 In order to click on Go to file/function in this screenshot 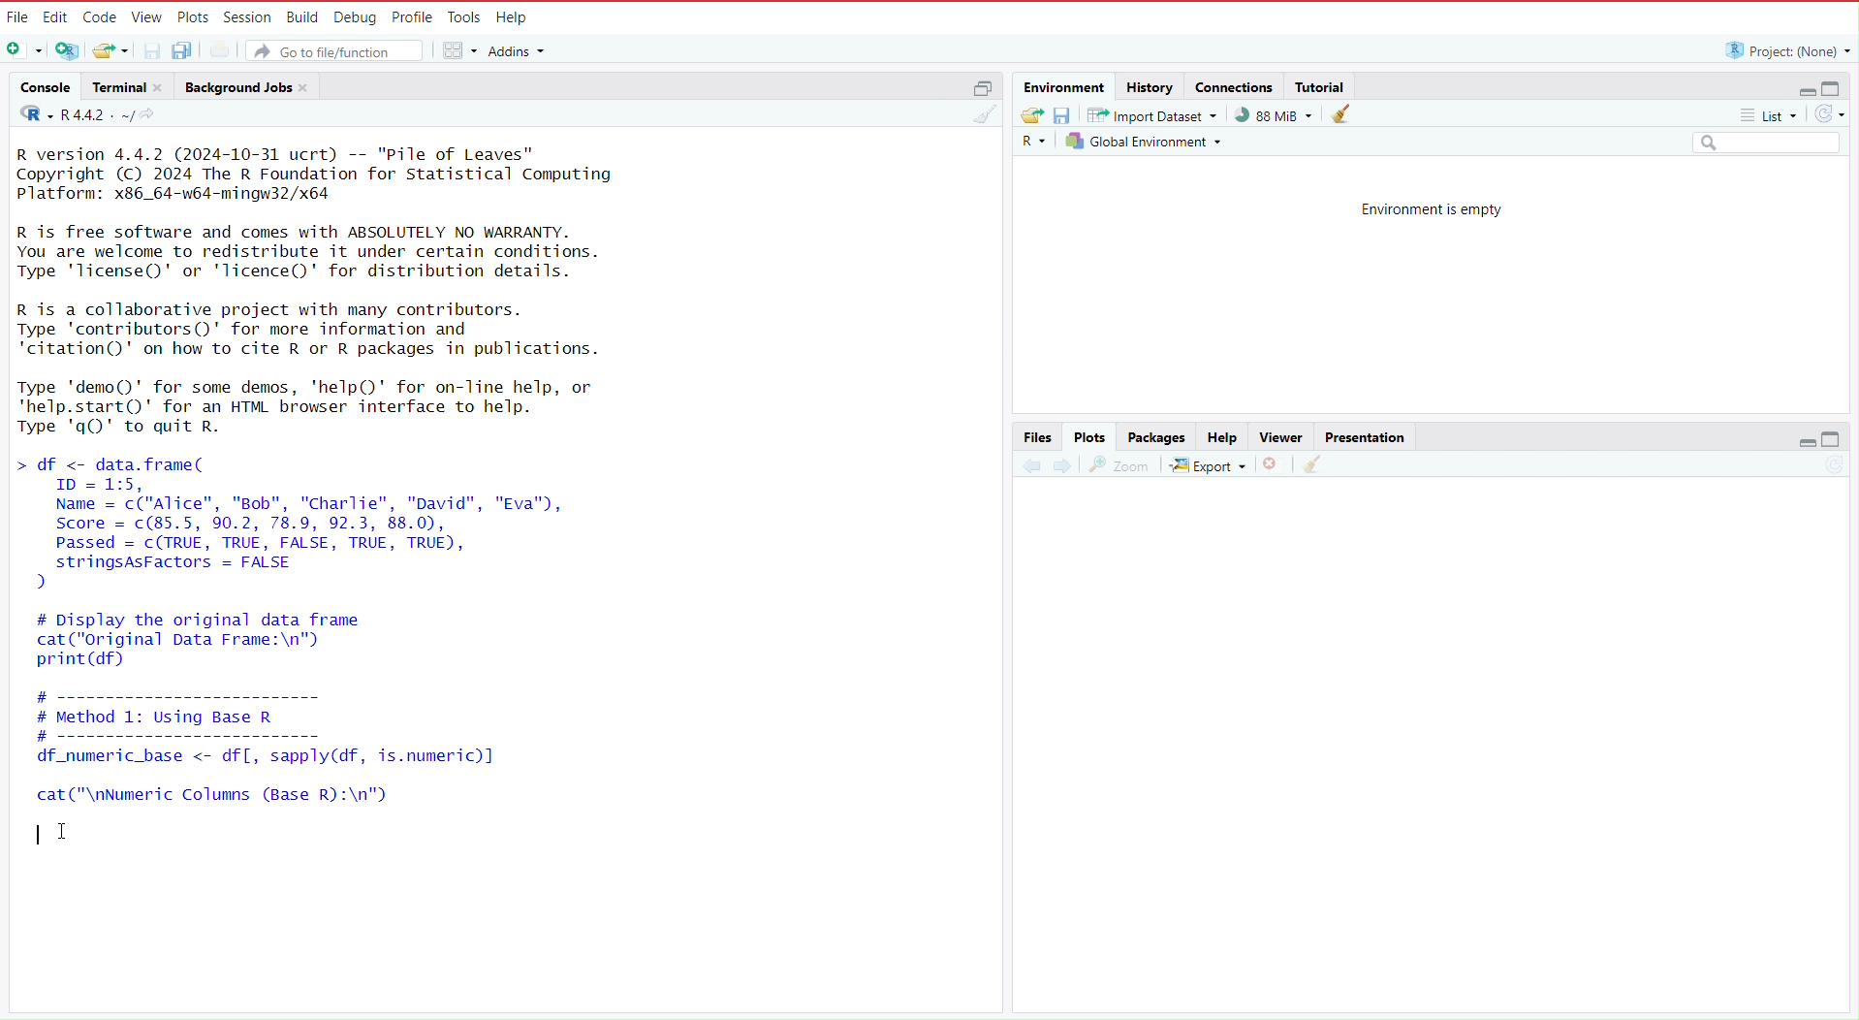, I will do `click(338, 49)`.